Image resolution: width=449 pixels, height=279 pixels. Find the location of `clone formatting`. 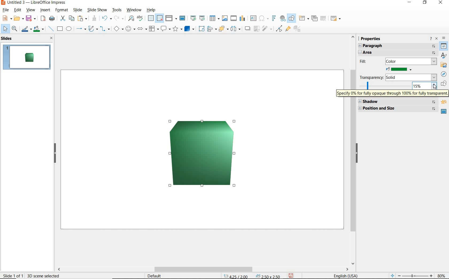

clone formatting is located at coordinates (94, 18).